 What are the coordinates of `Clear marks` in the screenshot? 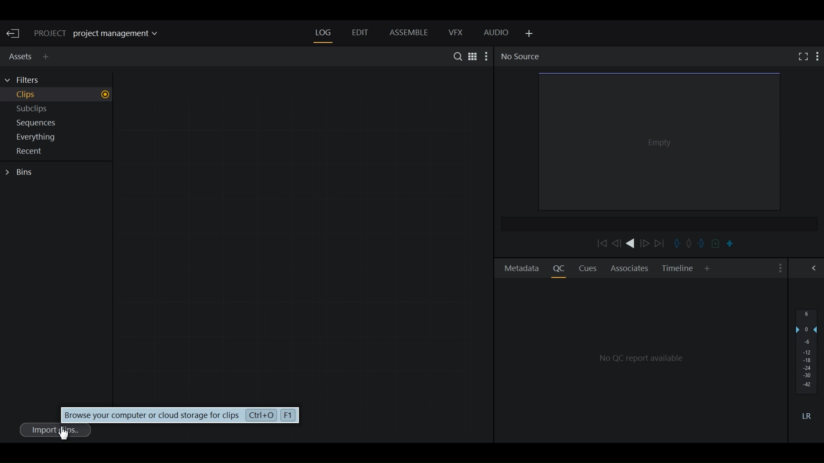 It's located at (689, 244).